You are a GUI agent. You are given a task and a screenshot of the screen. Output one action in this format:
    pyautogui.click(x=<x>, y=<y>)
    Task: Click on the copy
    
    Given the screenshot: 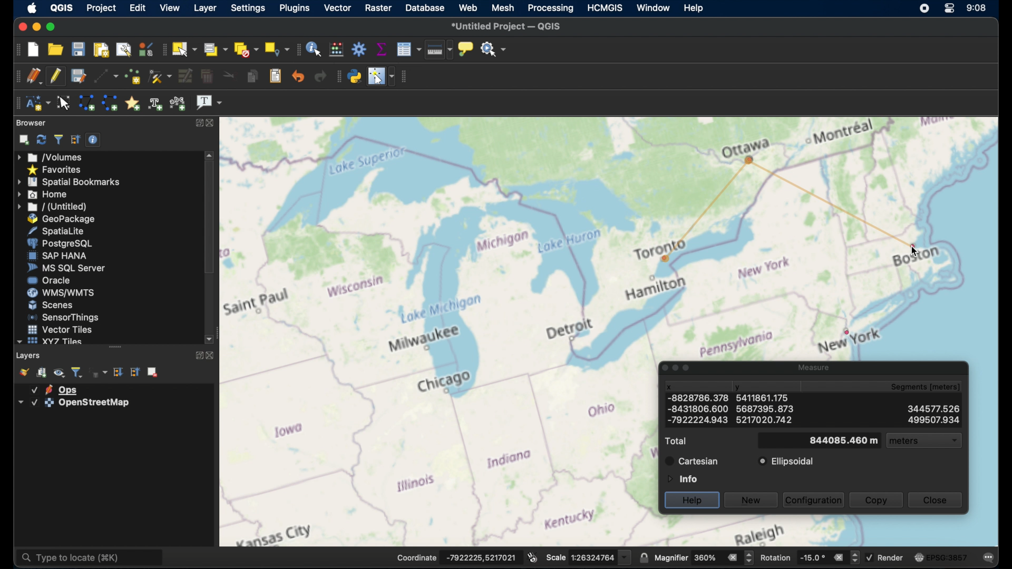 What is the action you would take?
    pyautogui.click(x=877, y=499)
    